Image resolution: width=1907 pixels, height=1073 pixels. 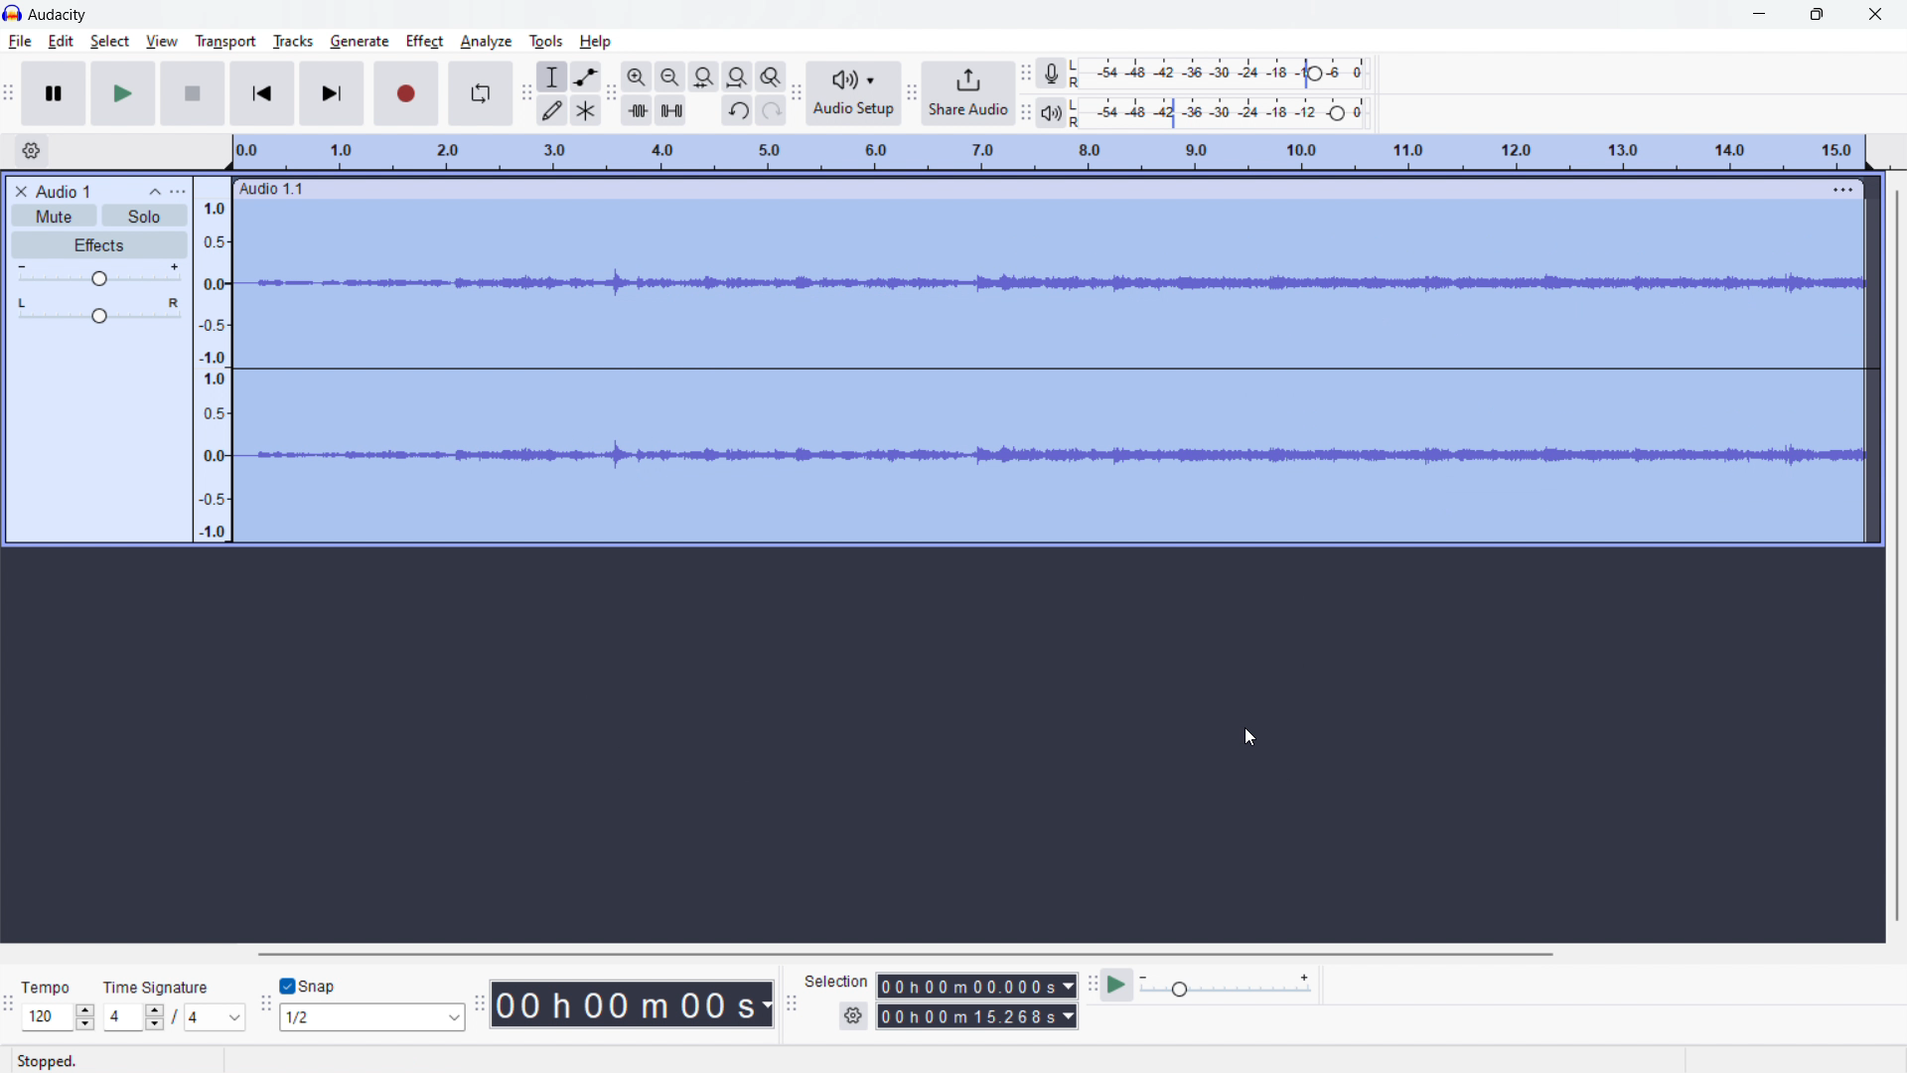 What do you see at coordinates (65, 13) in the screenshot?
I see `Audacity (title)` at bounding box center [65, 13].